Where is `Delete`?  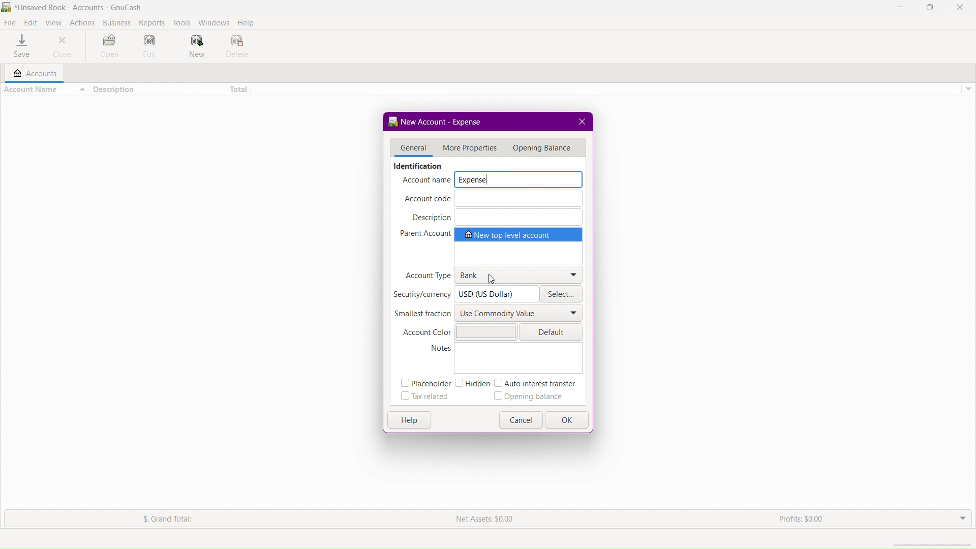
Delete is located at coordinates (237, 47).